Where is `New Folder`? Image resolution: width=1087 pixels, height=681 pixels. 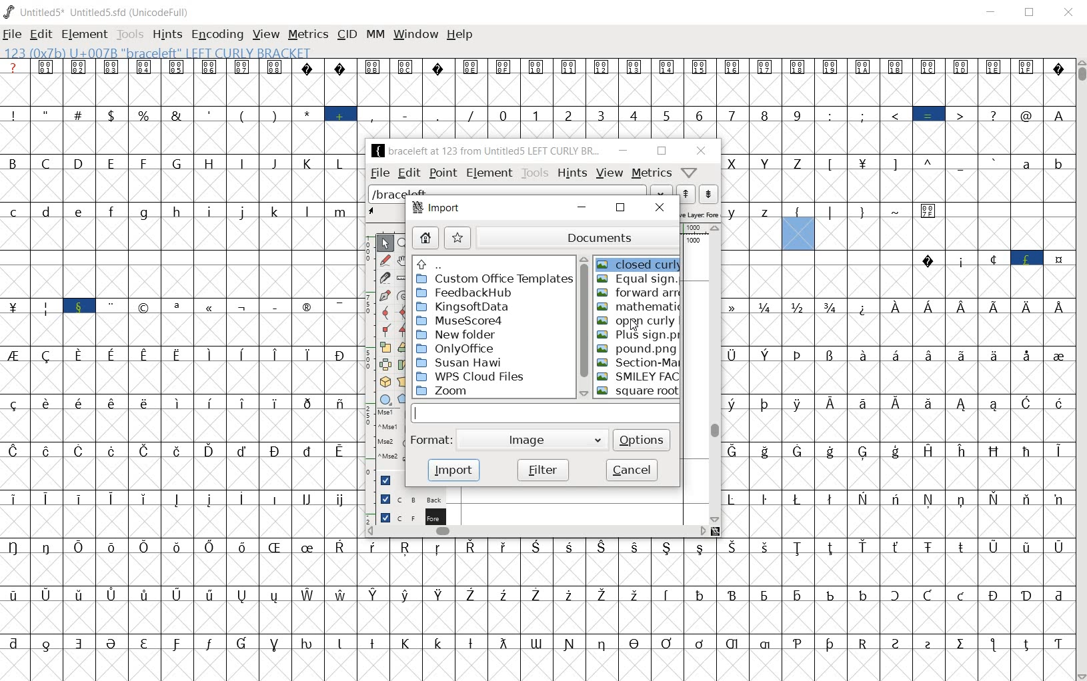
New Folder is located at coordinates (459, 334).